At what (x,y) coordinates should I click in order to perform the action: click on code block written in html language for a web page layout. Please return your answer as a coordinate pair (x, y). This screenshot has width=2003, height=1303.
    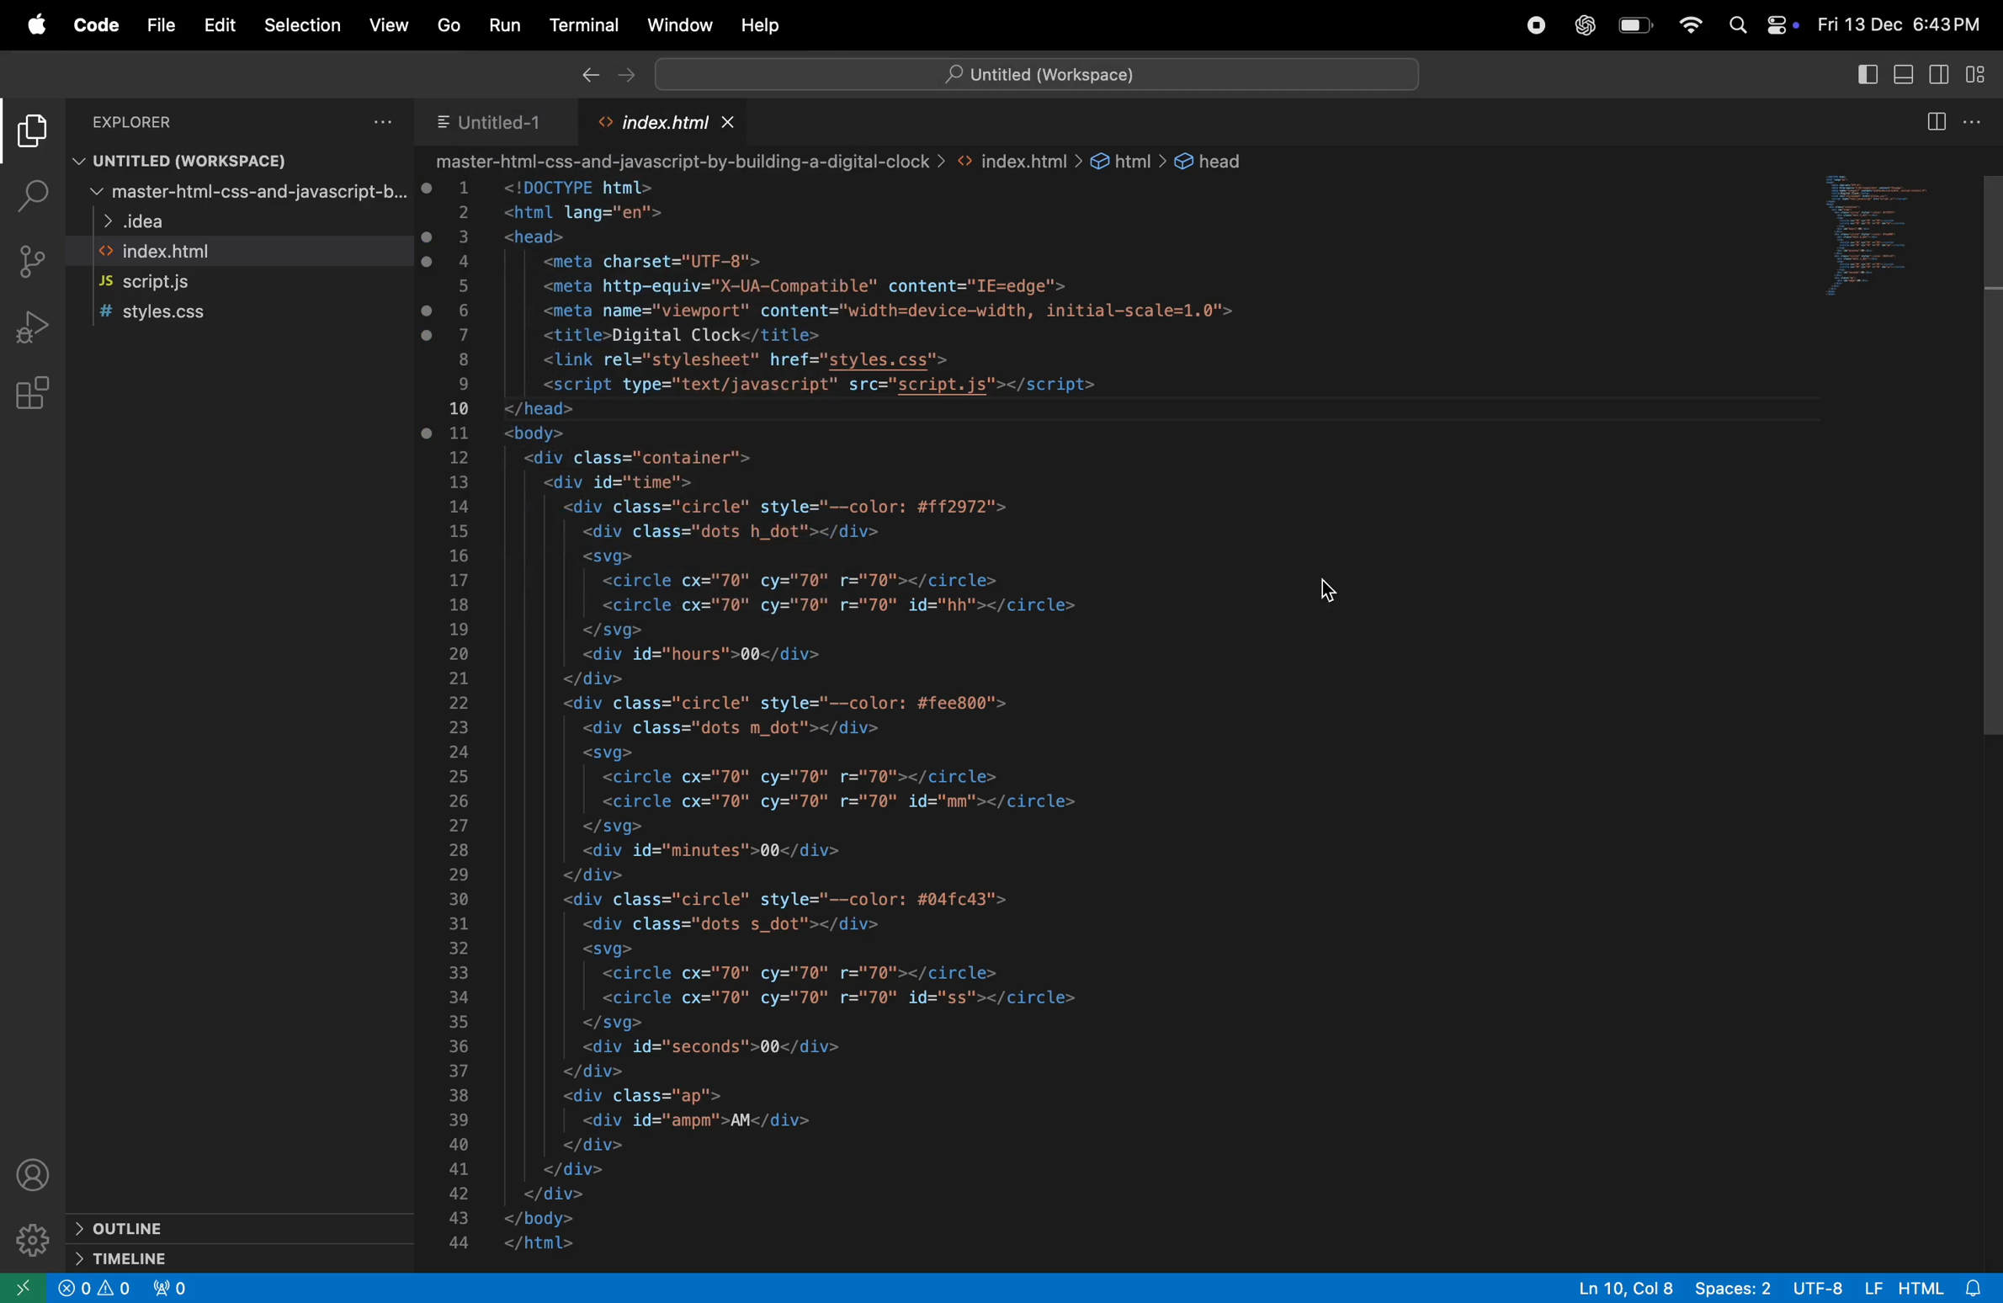
    Looking at the image, I should click on (841, 710).